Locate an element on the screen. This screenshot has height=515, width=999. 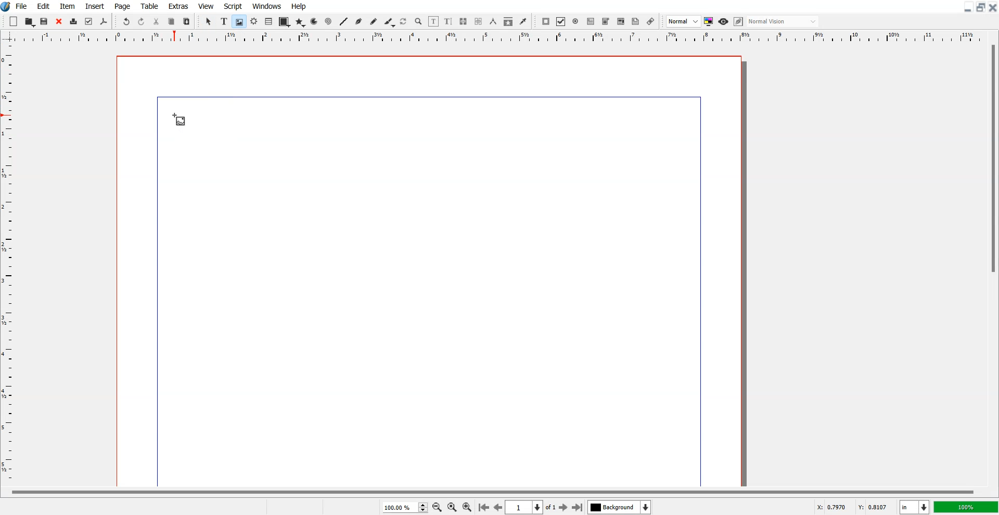
Edit in preview mode is located at coordinates (739, 21).